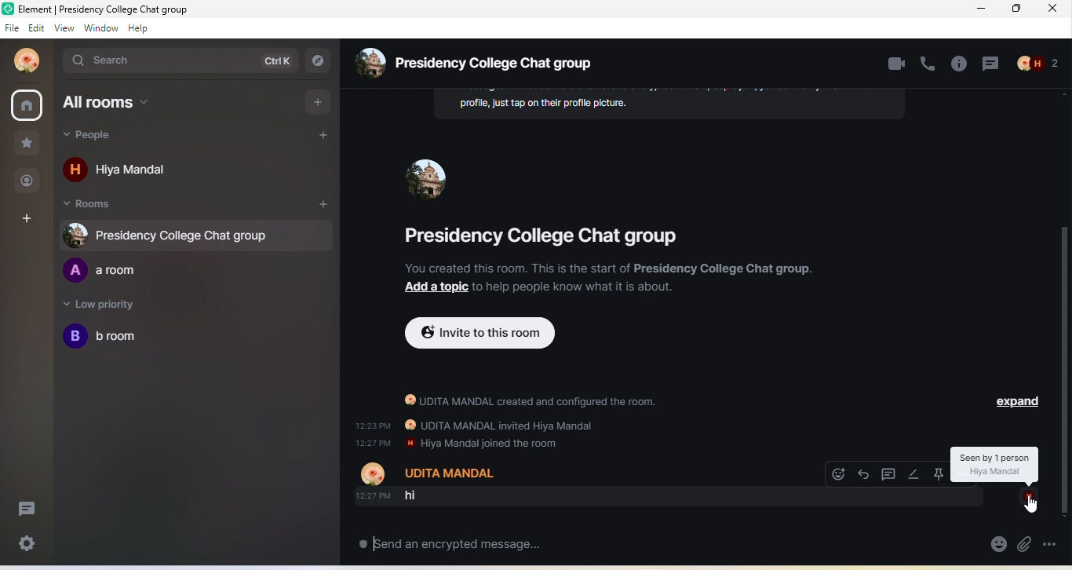  Describe the element at coordinates (140, 28) in the screenshot. I see `help` at that location.